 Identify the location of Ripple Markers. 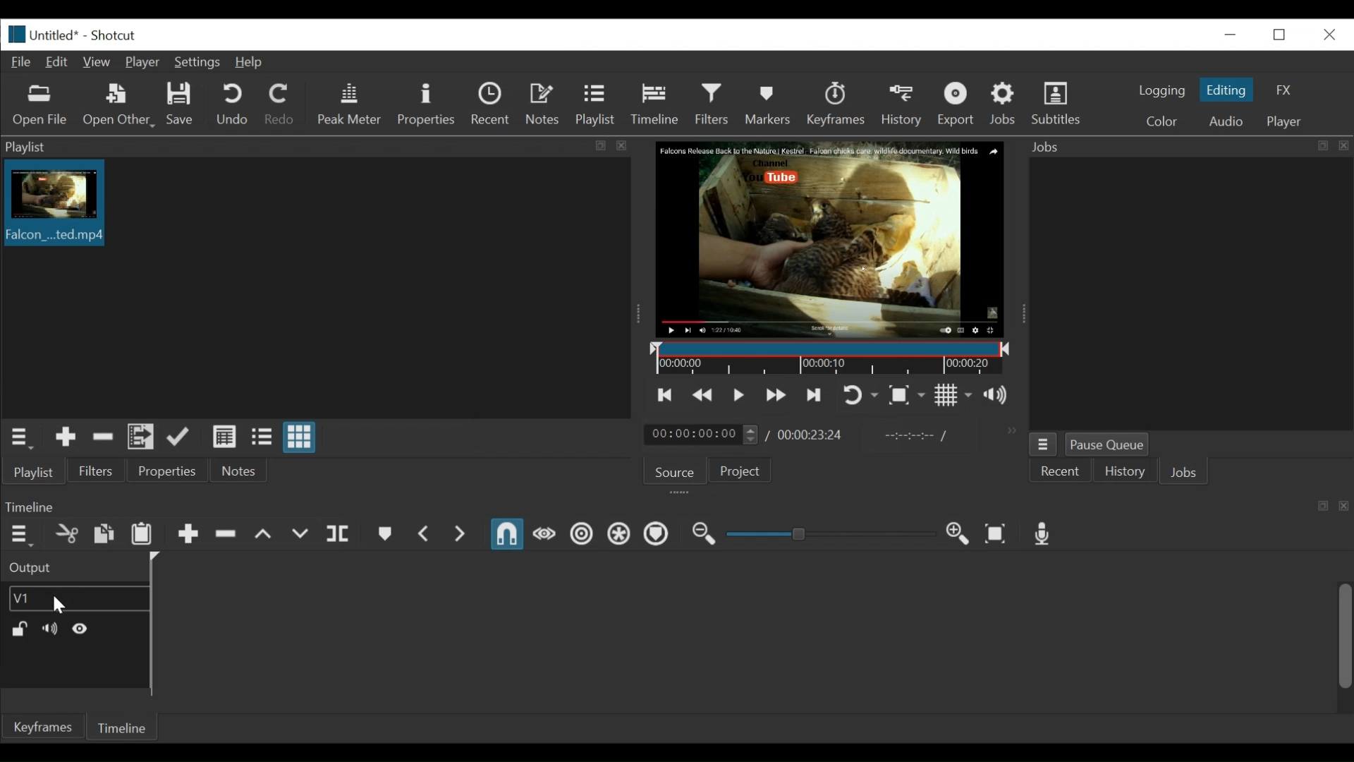
(657, 535).